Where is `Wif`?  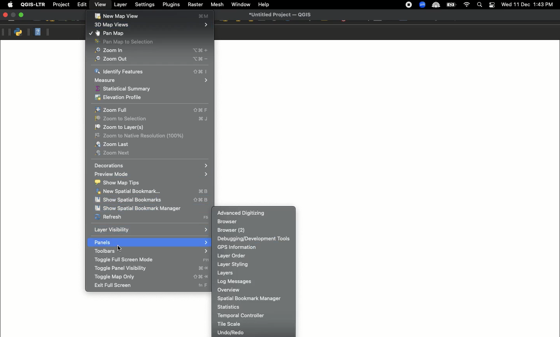 Wif is located at coordinates (467, 5).